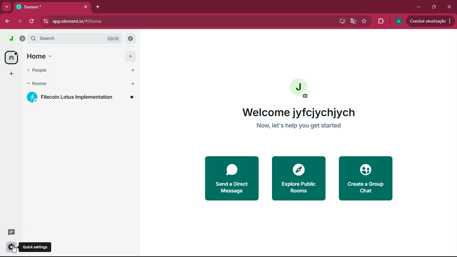 The height and width of the screenshot is (257, 457). I want to click on start chat, so click(133, 70).